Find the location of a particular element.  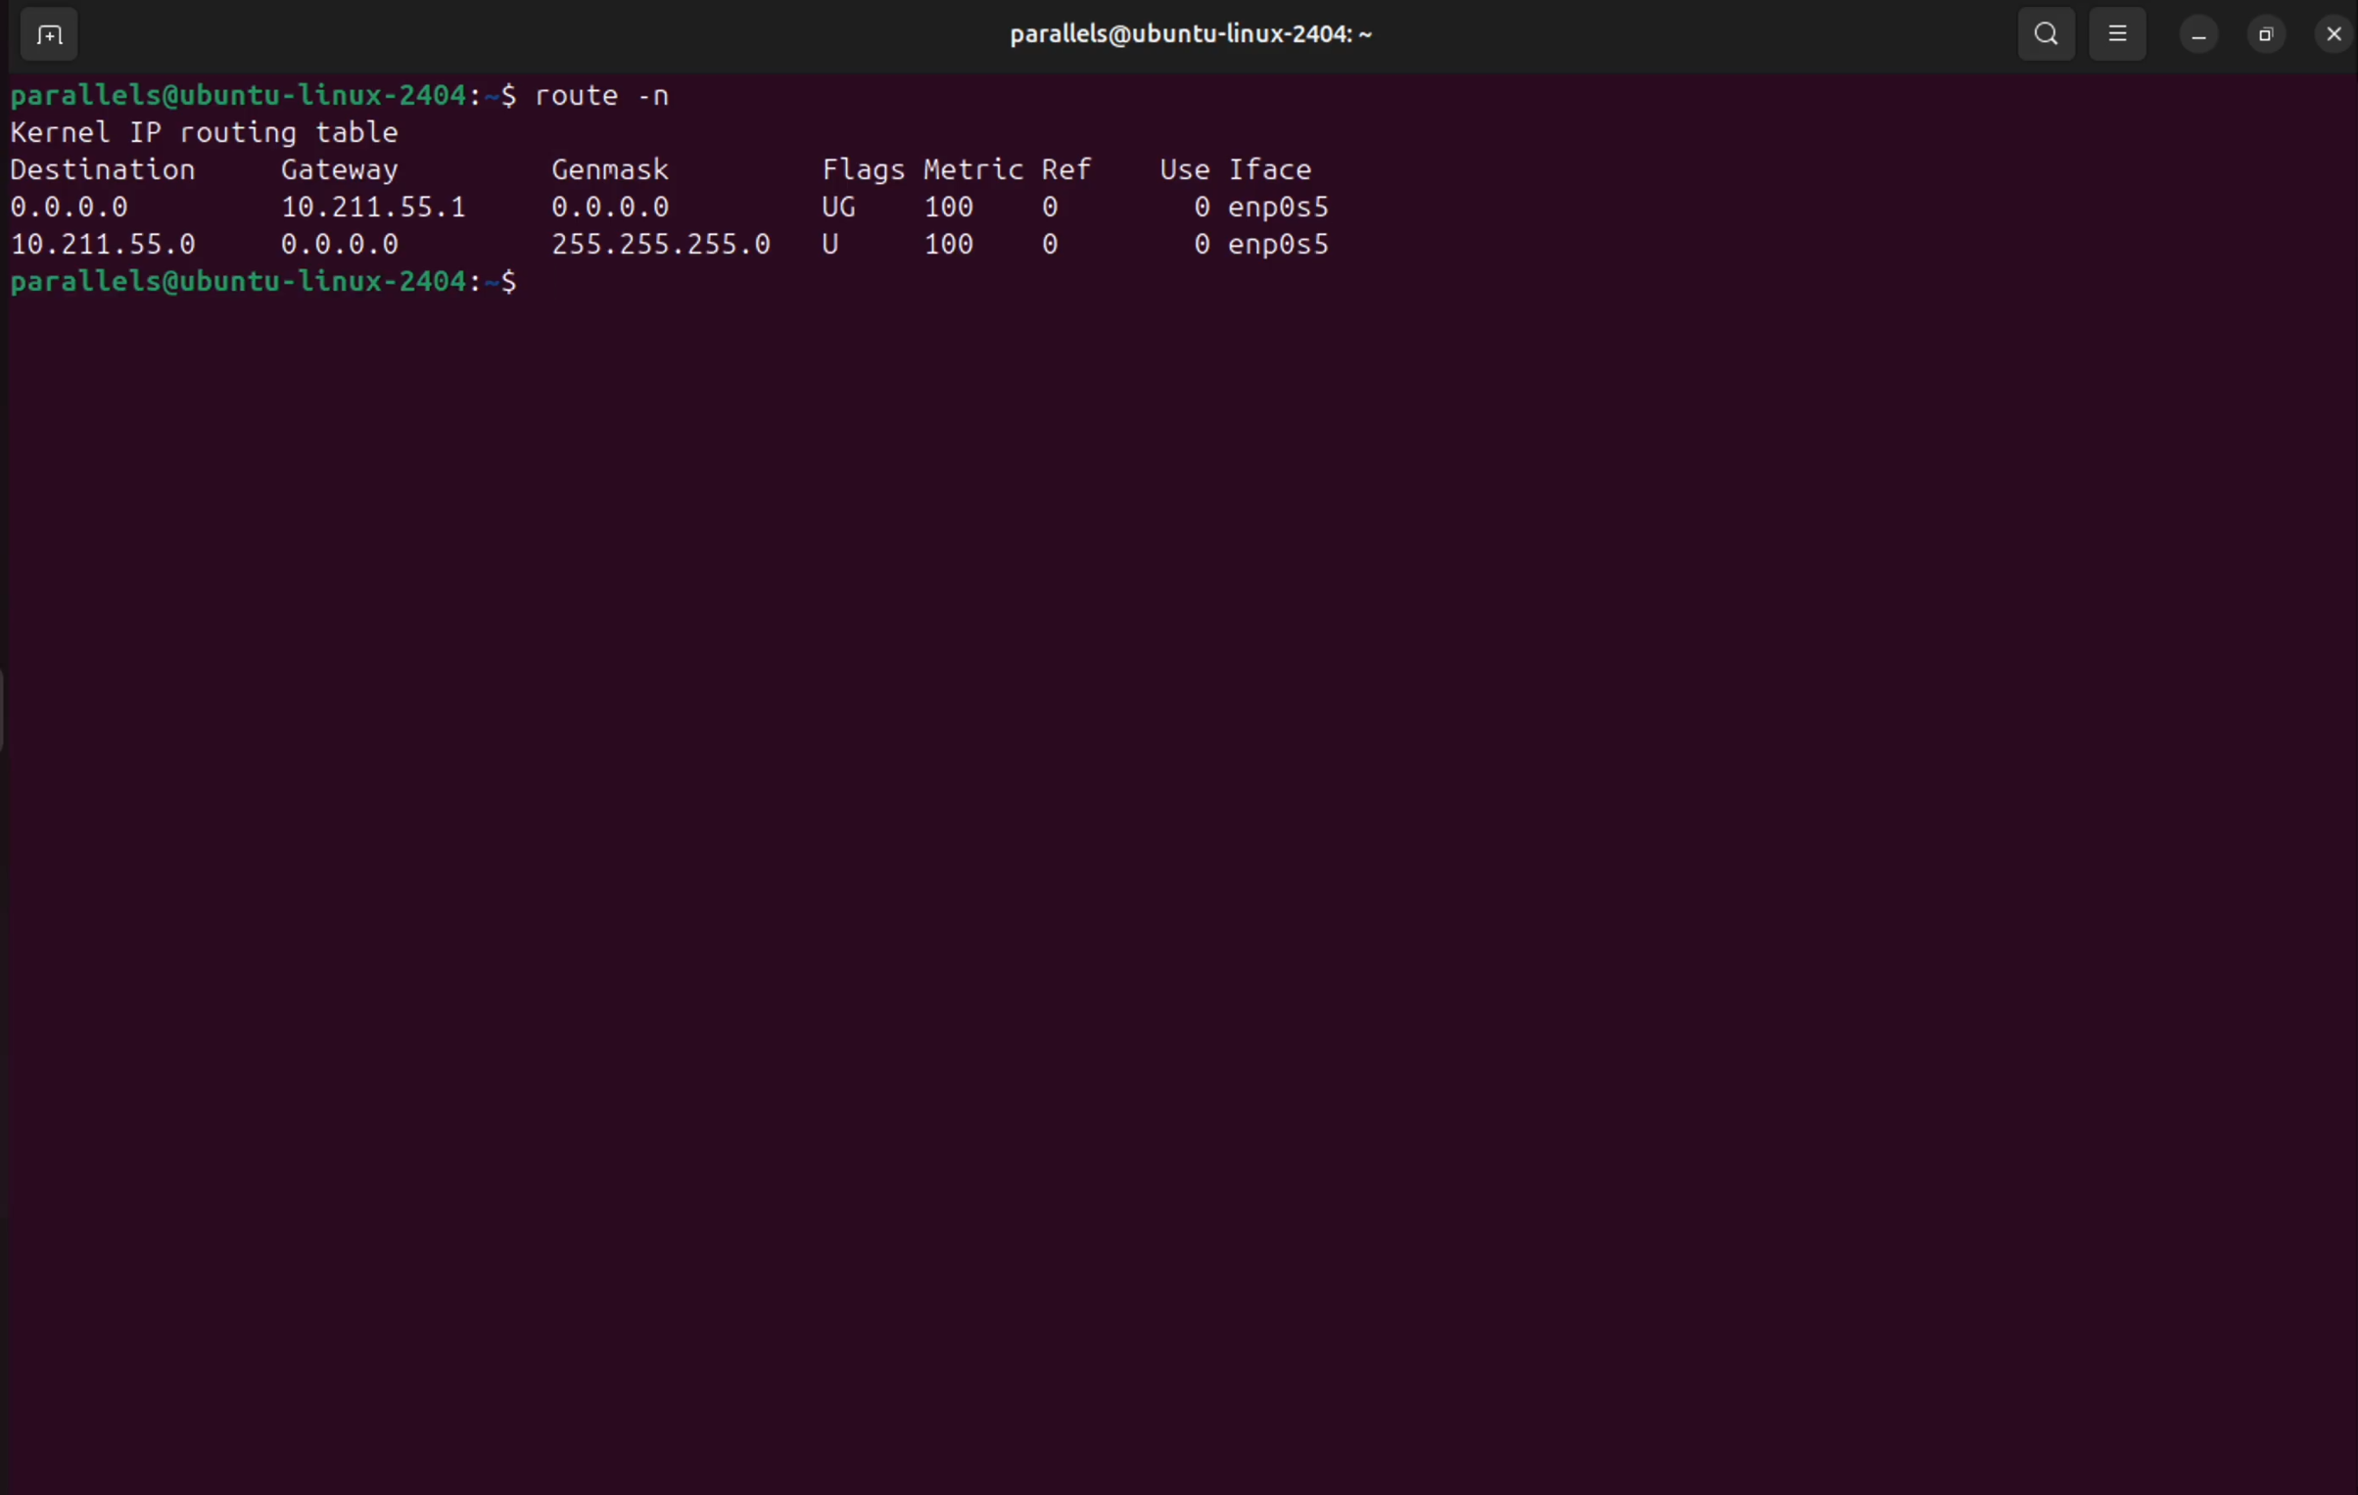

0.0.0.0 is located at coordinates (87, 210).